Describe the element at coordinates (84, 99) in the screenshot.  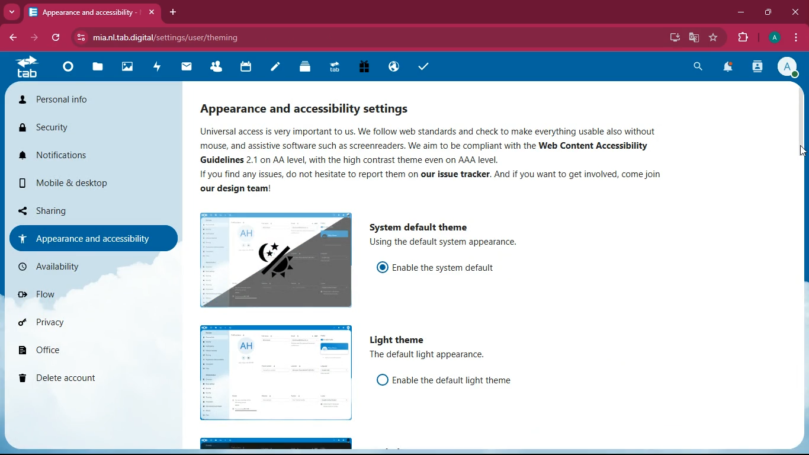
I see `personal info` at that location.